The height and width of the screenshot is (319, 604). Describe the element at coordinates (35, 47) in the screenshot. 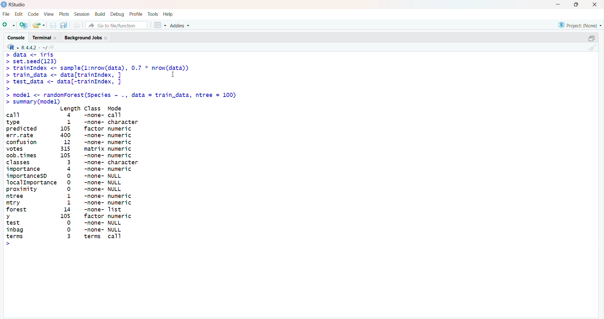

I see `R.4.4.2. ~/` at that location.